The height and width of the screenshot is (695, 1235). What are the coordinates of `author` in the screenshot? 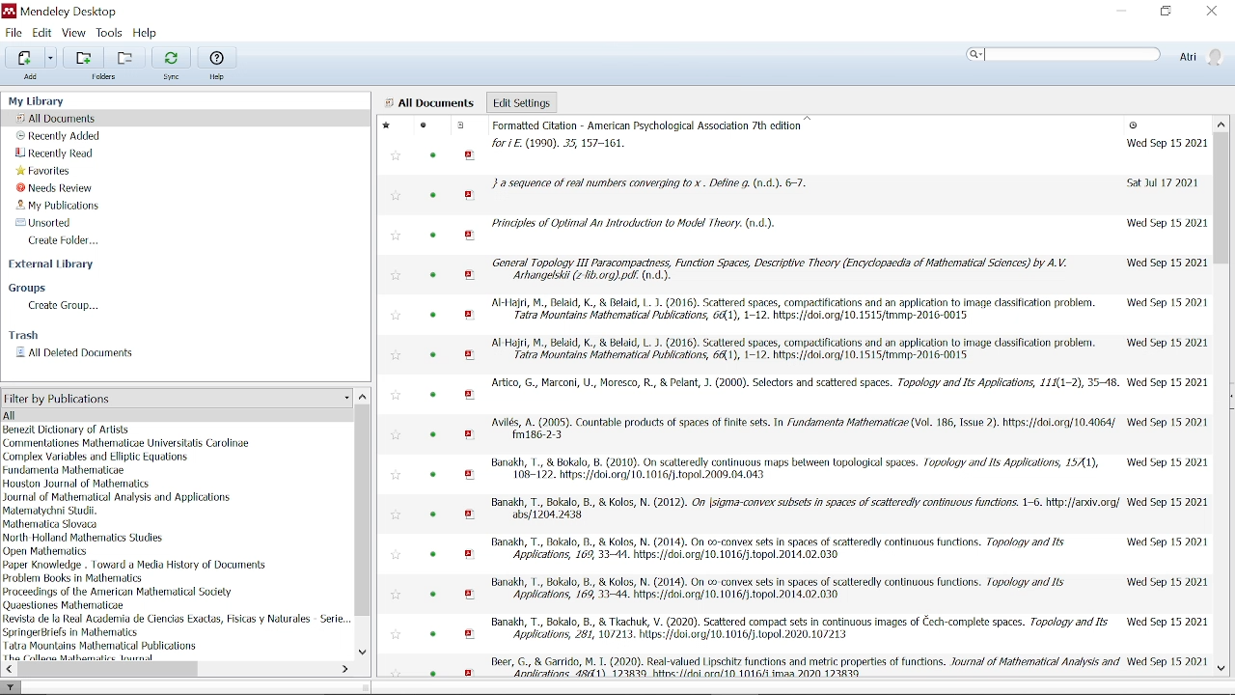 It's located at (72, 632).